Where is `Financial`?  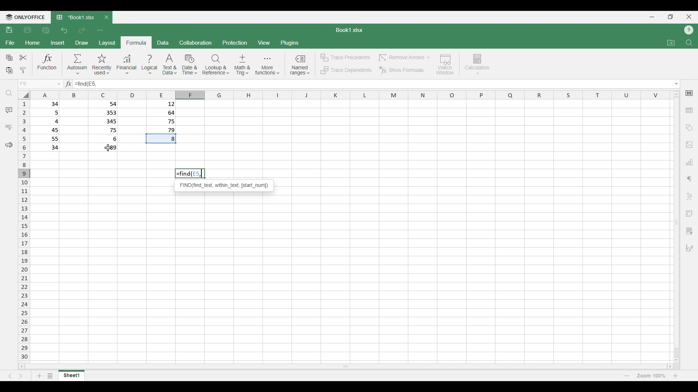
Financial is located at coordinates (127, 65).